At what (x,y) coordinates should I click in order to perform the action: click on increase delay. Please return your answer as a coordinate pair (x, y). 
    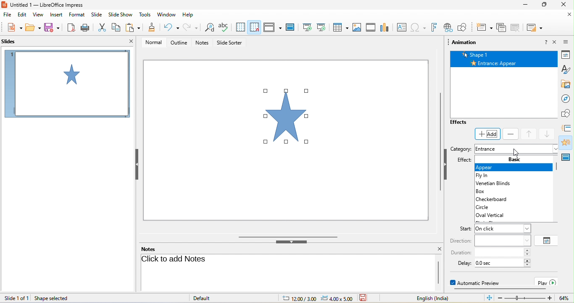
    Looking at the image, I should click on (527, 260).